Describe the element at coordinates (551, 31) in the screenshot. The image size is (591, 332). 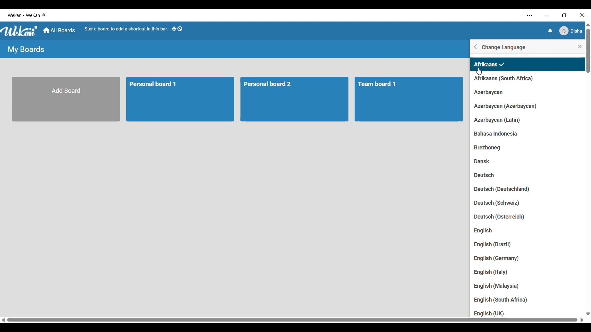
I see `Notifications` at that location.